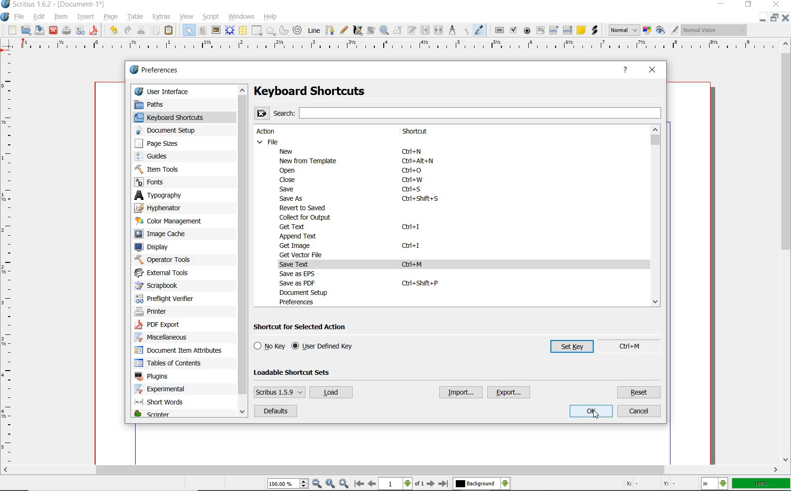 Image resolution: width=791 pixels, height=491 pixels. Describe the element at coordinates (166, 272) in the screenshot. I see `external tools` at that location.